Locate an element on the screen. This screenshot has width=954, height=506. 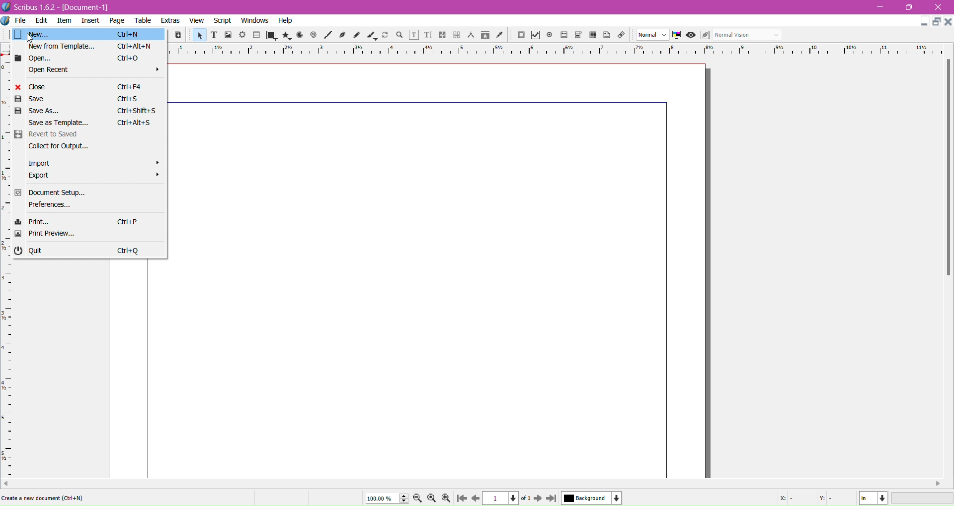
normal is located at coordinates (740, 34).